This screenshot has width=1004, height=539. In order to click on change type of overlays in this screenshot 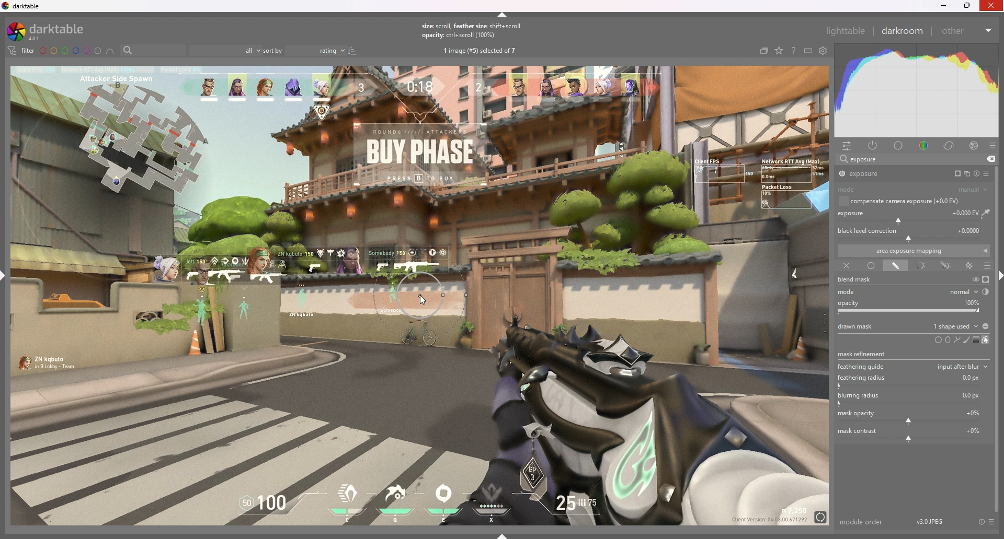, I will do `click(780, 51)`.